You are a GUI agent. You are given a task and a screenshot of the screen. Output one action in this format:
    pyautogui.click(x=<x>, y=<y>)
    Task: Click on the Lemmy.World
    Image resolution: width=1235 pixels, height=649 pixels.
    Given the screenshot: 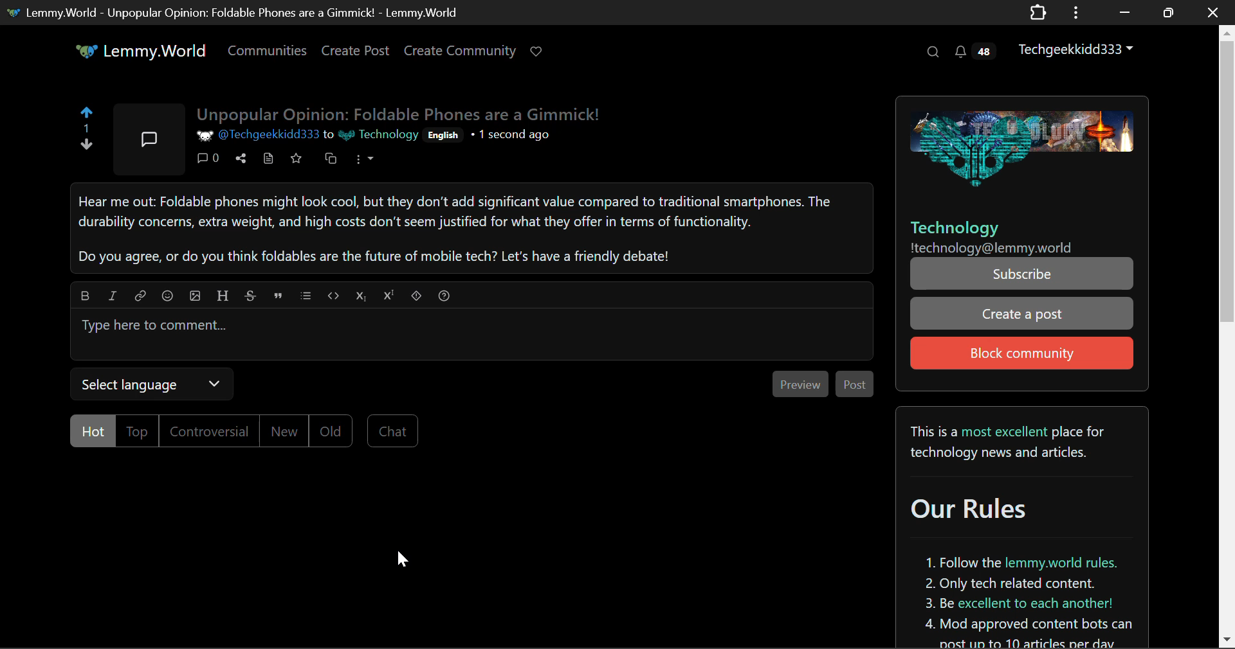 What is the action you would take?
    pyautogui.click(x=143, y=53)
    